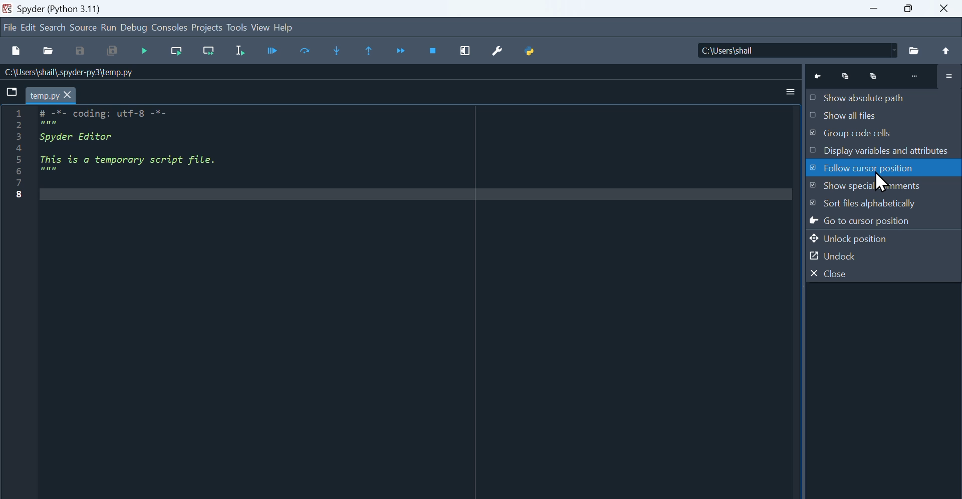  Describe the element at coordinates (944, 11) in the screenshot. I see `close` at that location.